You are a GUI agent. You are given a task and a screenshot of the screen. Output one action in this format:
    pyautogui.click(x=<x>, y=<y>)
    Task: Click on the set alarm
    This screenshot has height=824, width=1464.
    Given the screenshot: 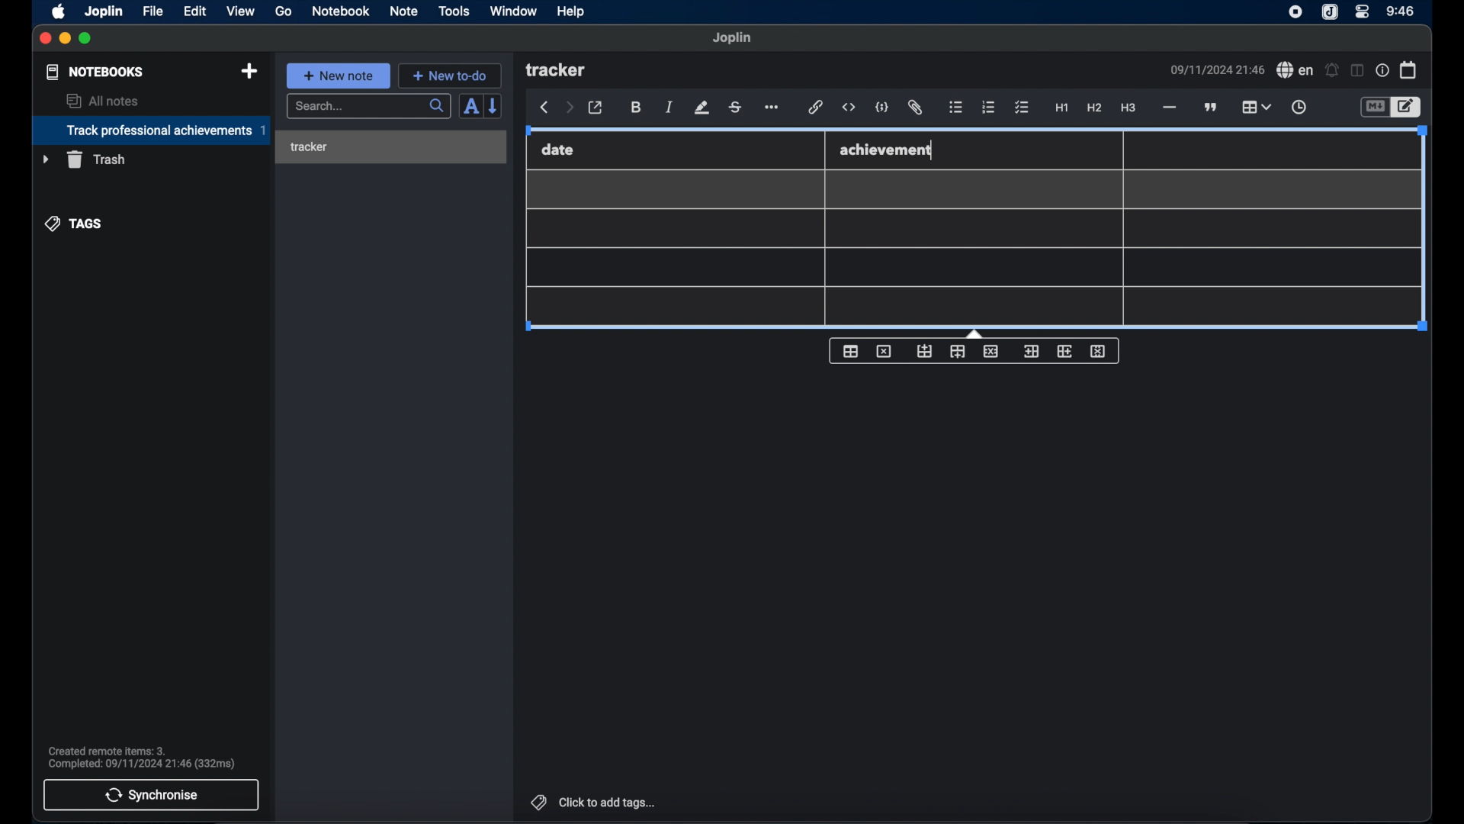 What is the action you would take?
    pyautogui.click(x=1331, y=69)
    